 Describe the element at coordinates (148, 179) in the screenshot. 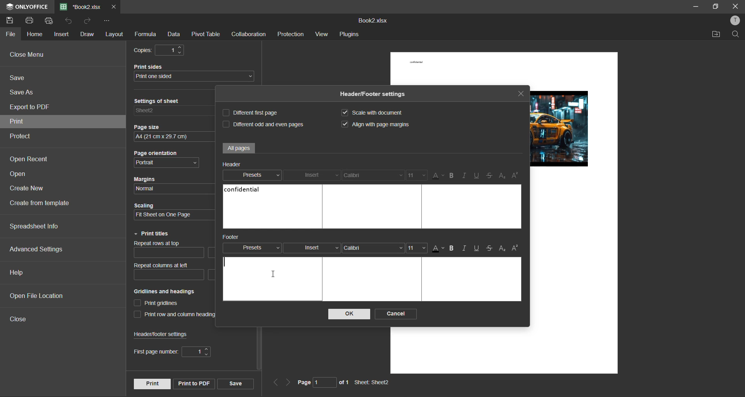

I see `Margins` at that location.